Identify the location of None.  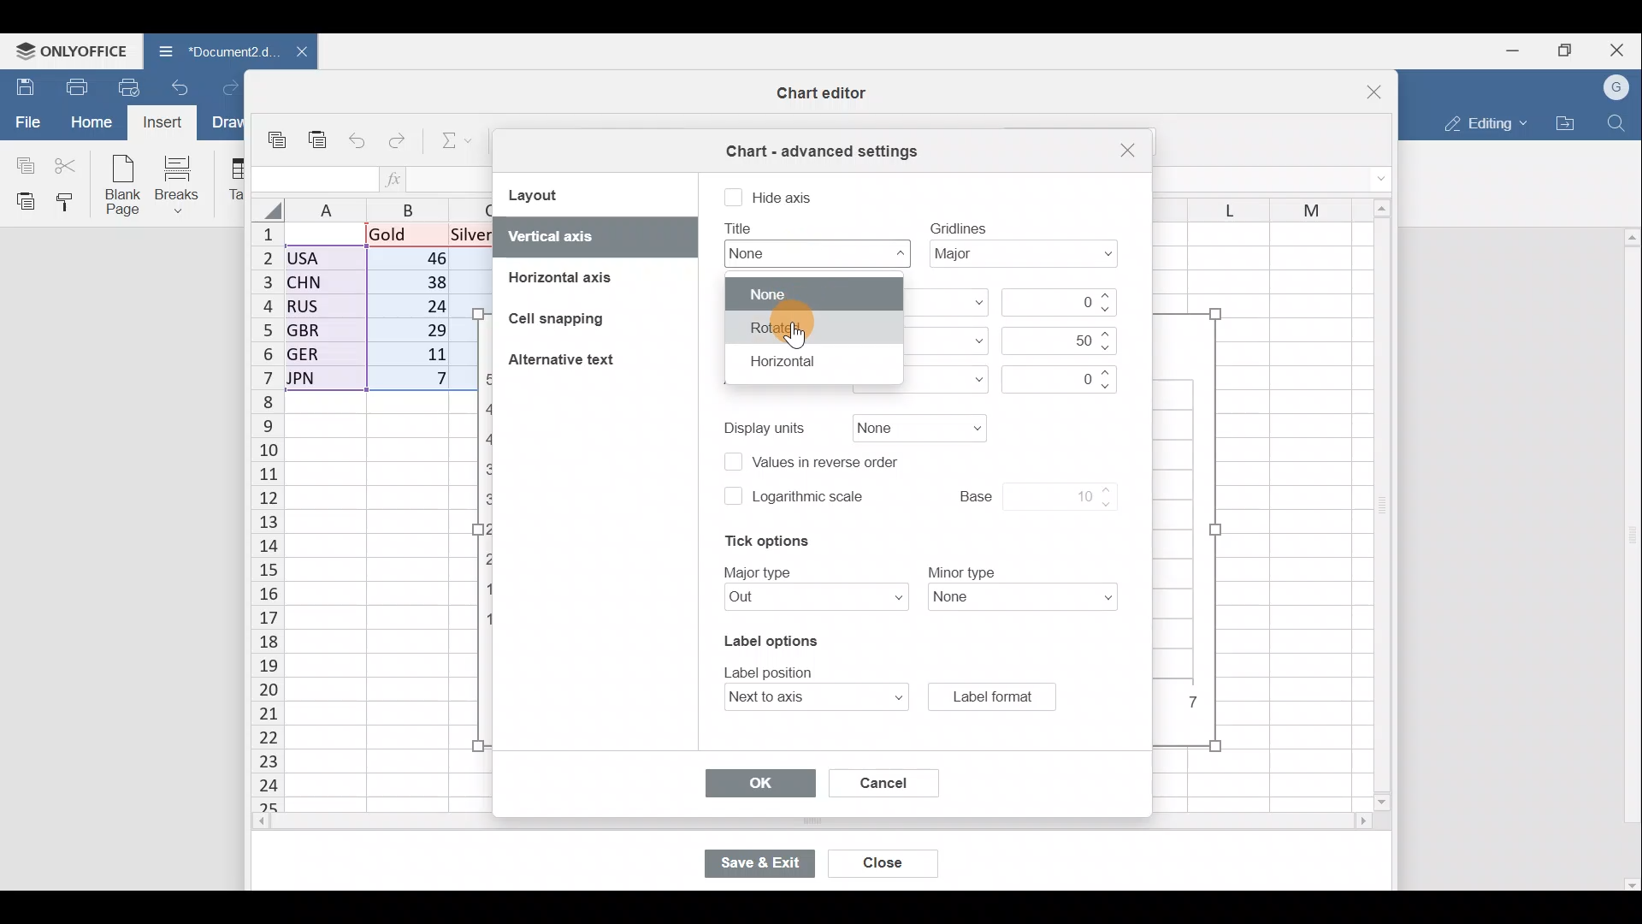
(811, 292).